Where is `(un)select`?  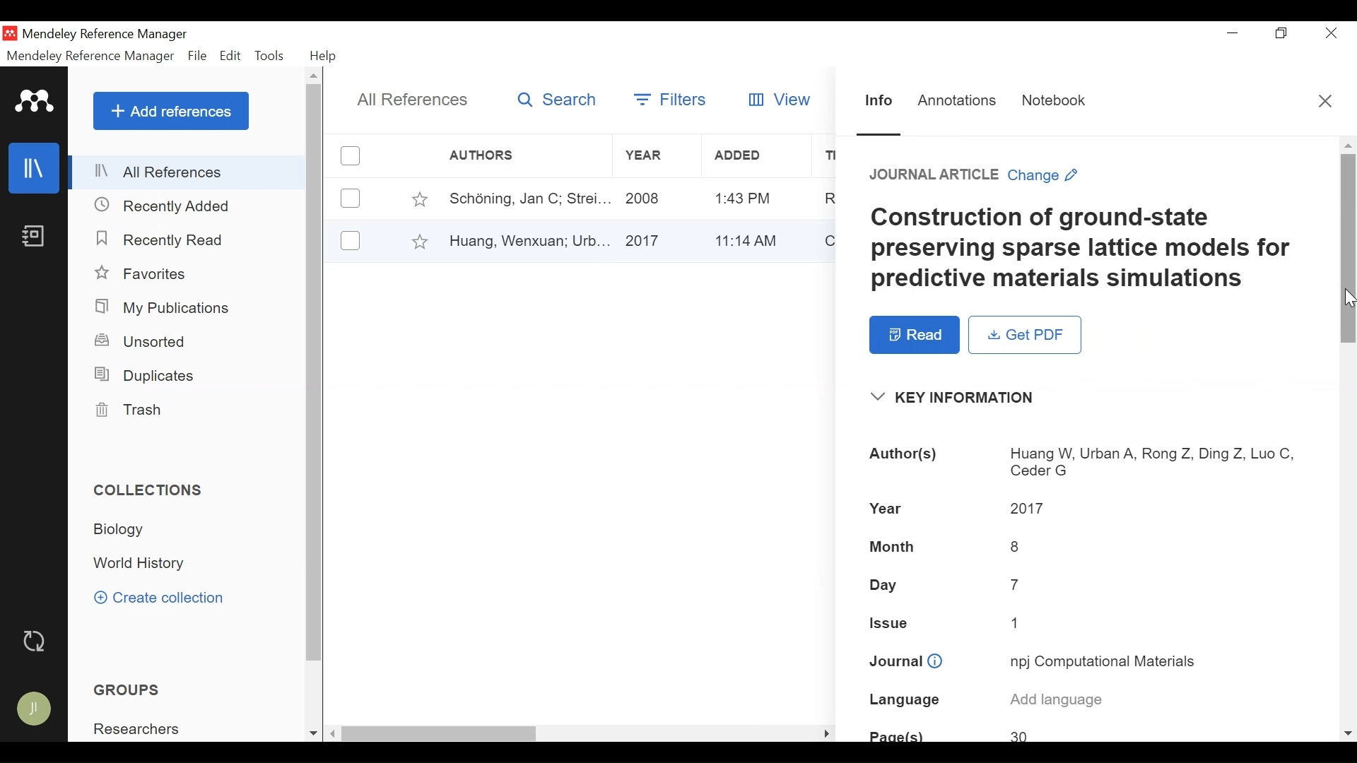 (un)select is located at coordinates (351, 240).